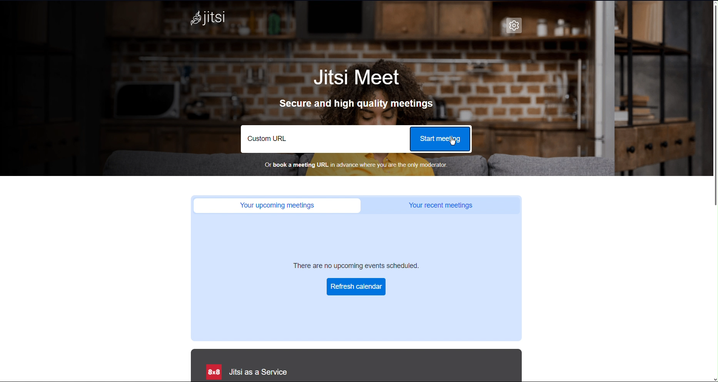 The height and width of the screenshot is (382, 718). I want to click on Custom URL, so click(268, 139).